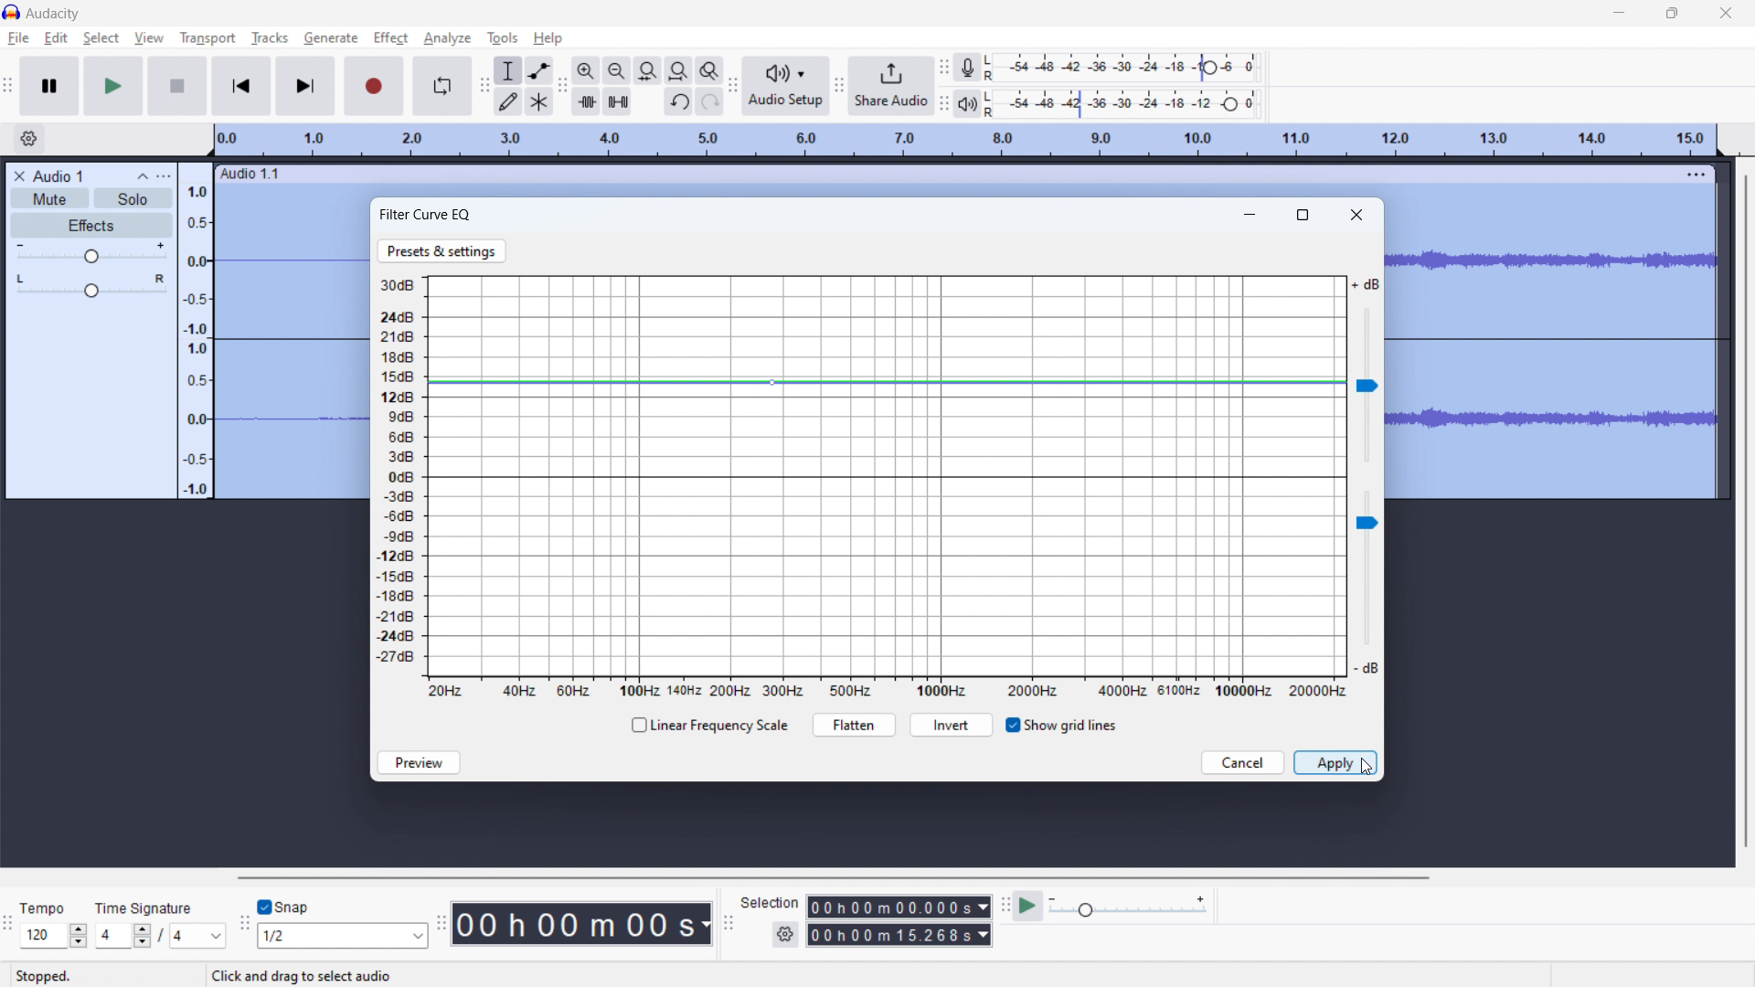 This screenshot has width=1755, height=987. What do you see at coordinates (899, 905) in the screenshot?
I see `00h00m00.000s (start time)` at bounding box center [899, 905].